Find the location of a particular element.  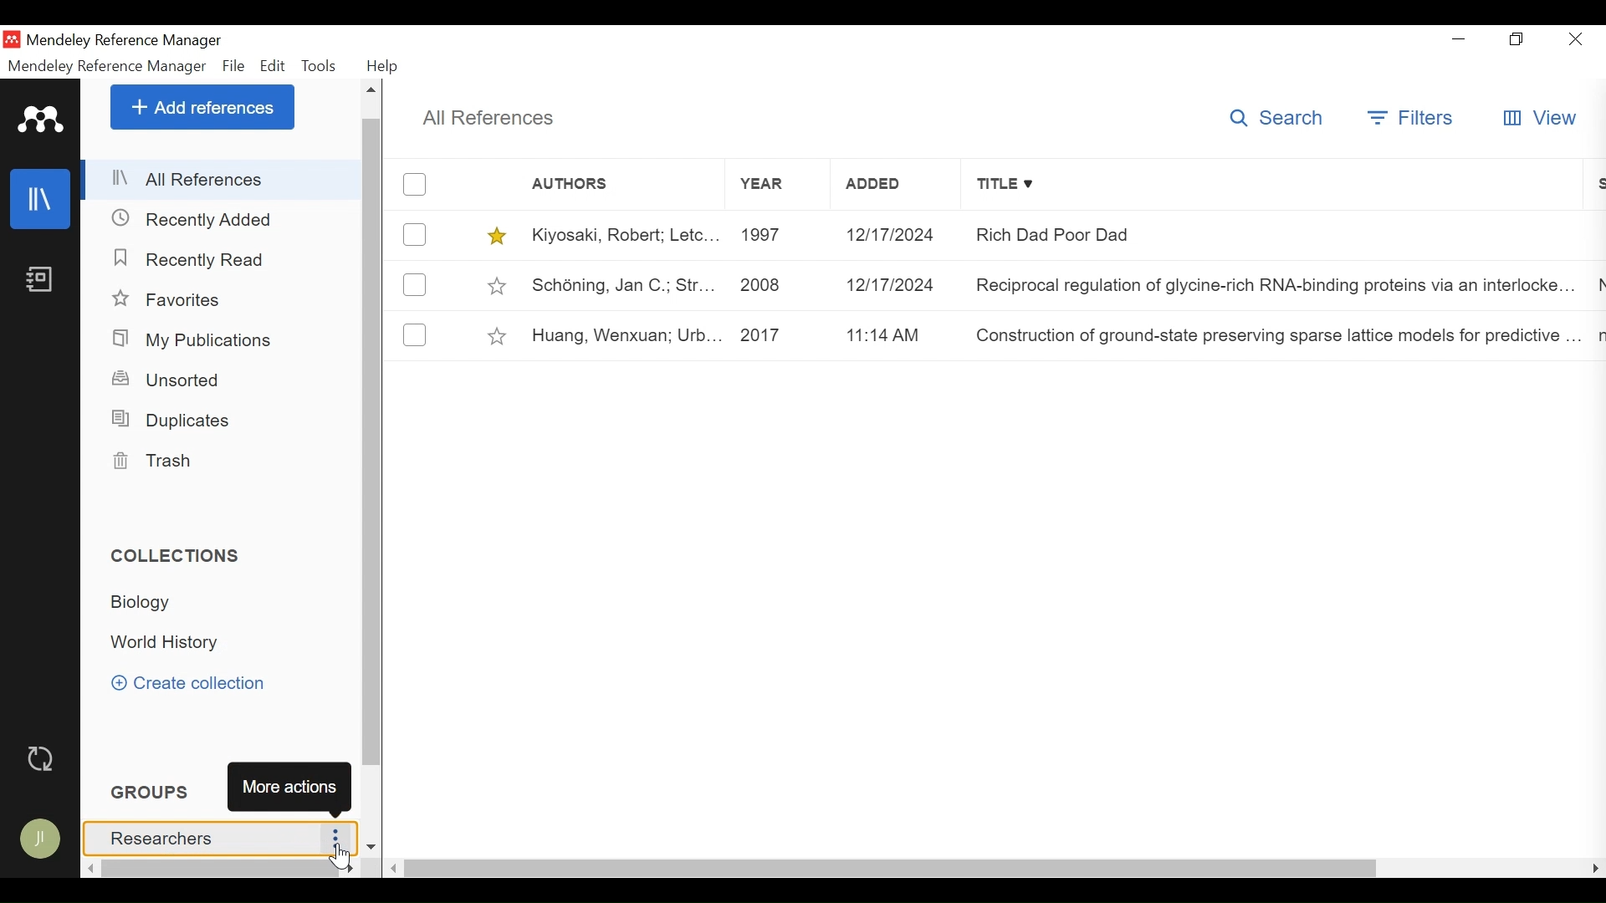

Sync is located at coordinates (43, 759).